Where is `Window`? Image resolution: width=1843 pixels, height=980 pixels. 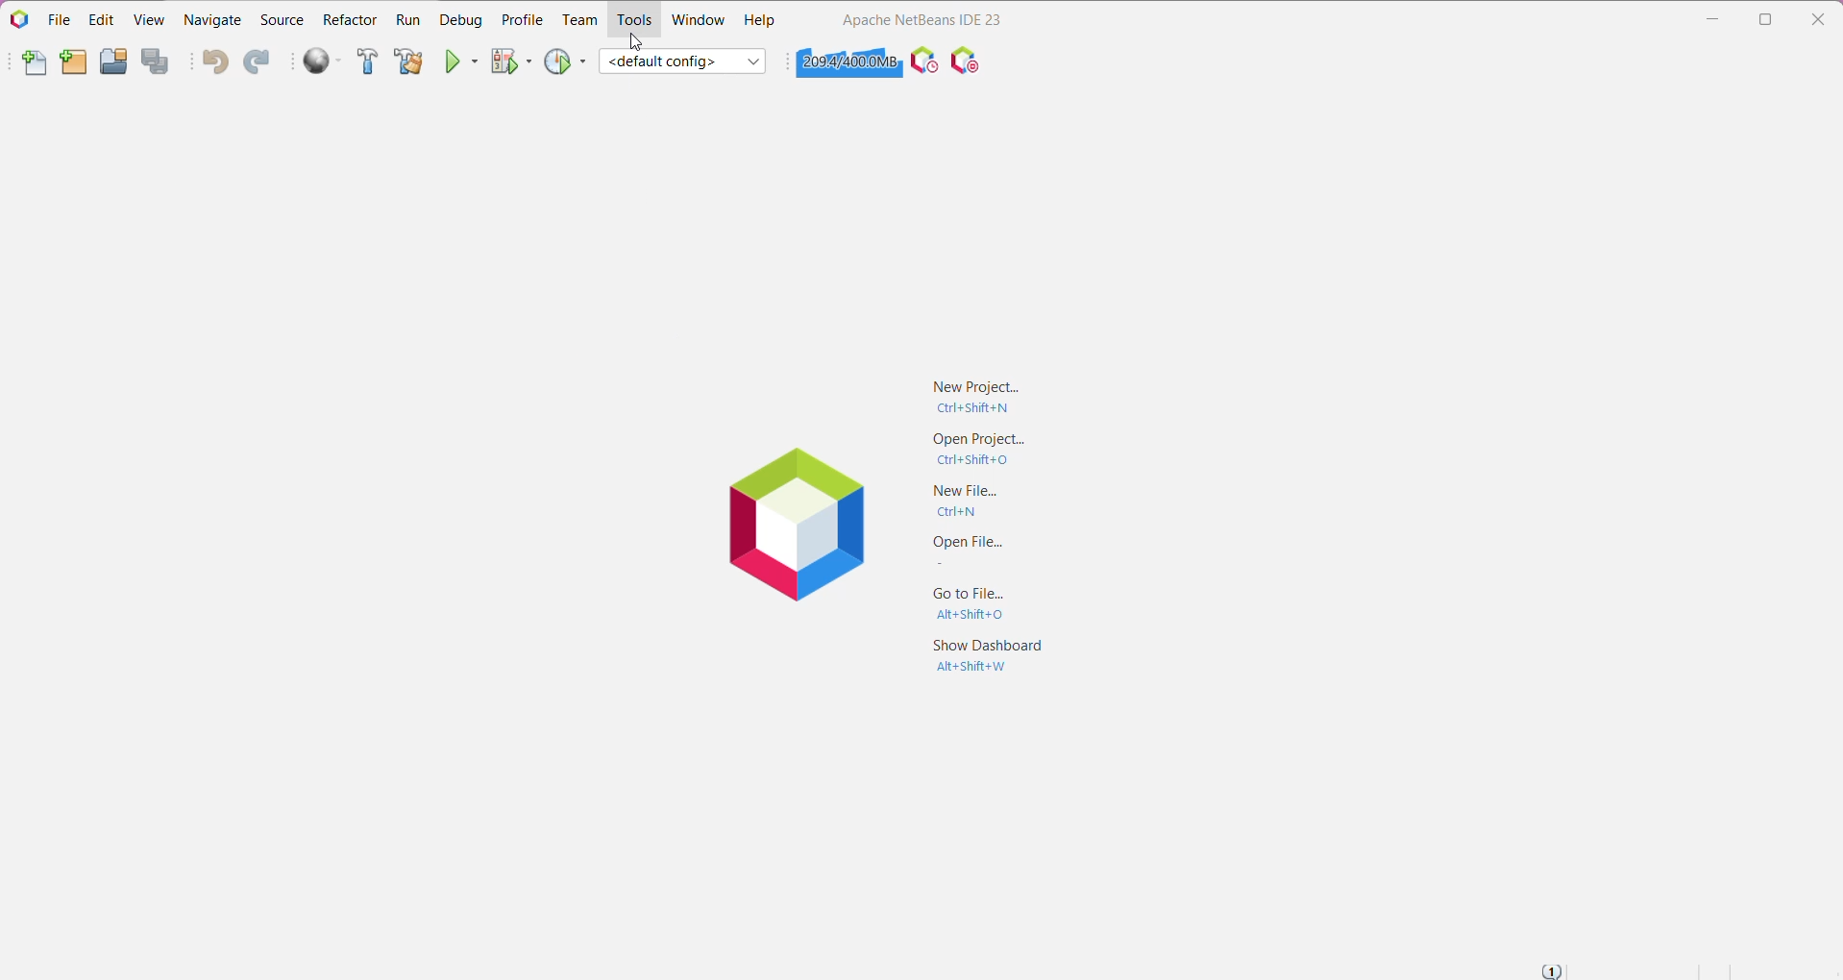 Window is located at coordinates (697, 19).